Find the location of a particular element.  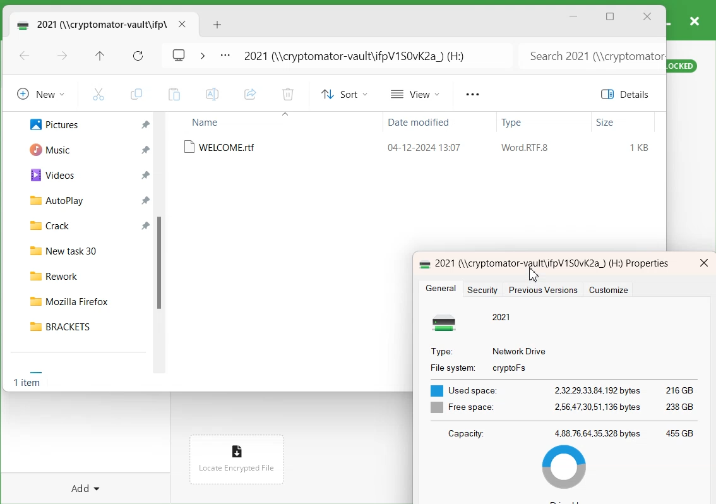

More is located at coordinates (225, 56).